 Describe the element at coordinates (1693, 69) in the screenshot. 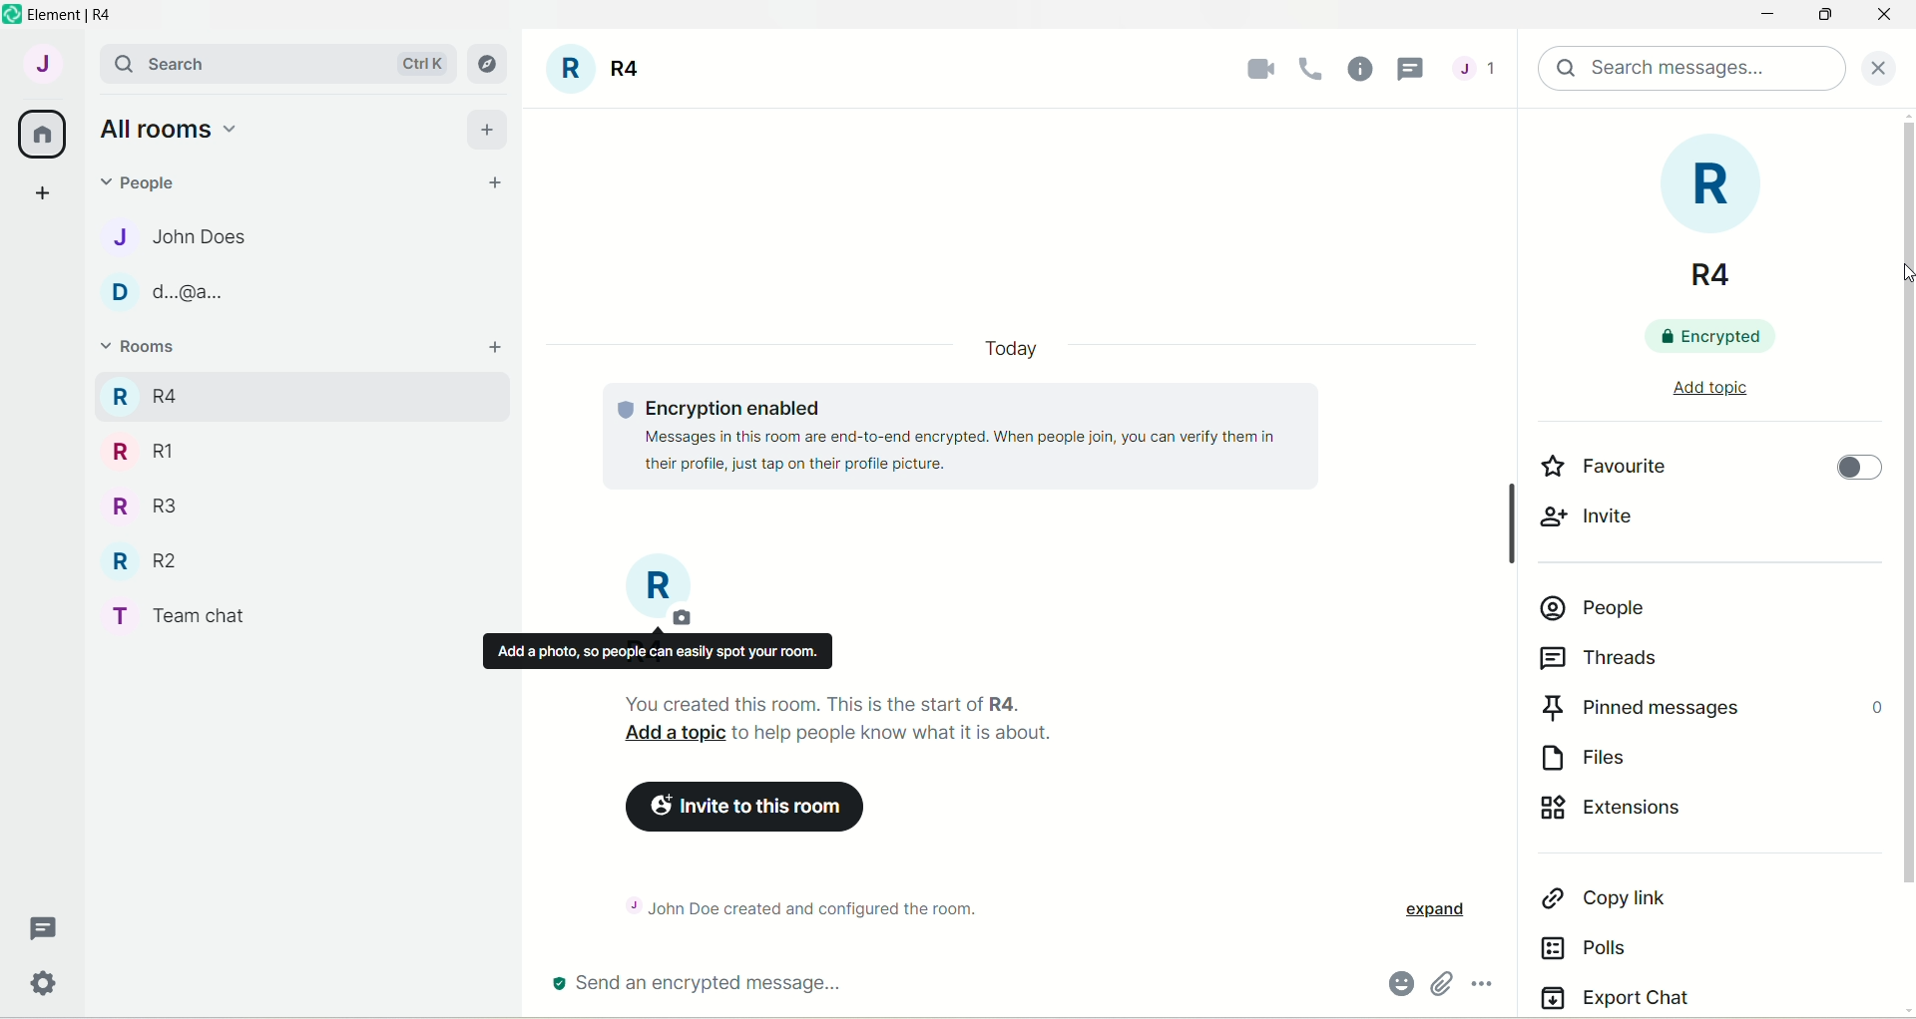

I see `search message` at that location.